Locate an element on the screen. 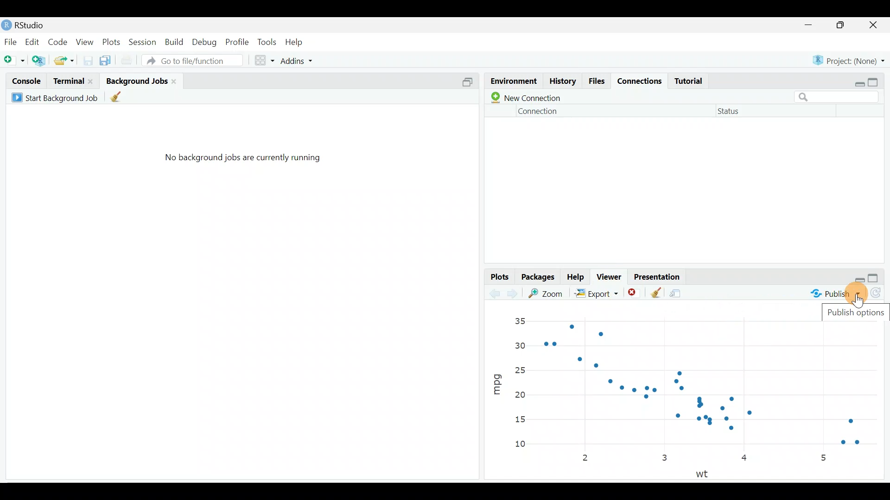 The image size is (890, 500). 4 is located at coordinates (746, 459).